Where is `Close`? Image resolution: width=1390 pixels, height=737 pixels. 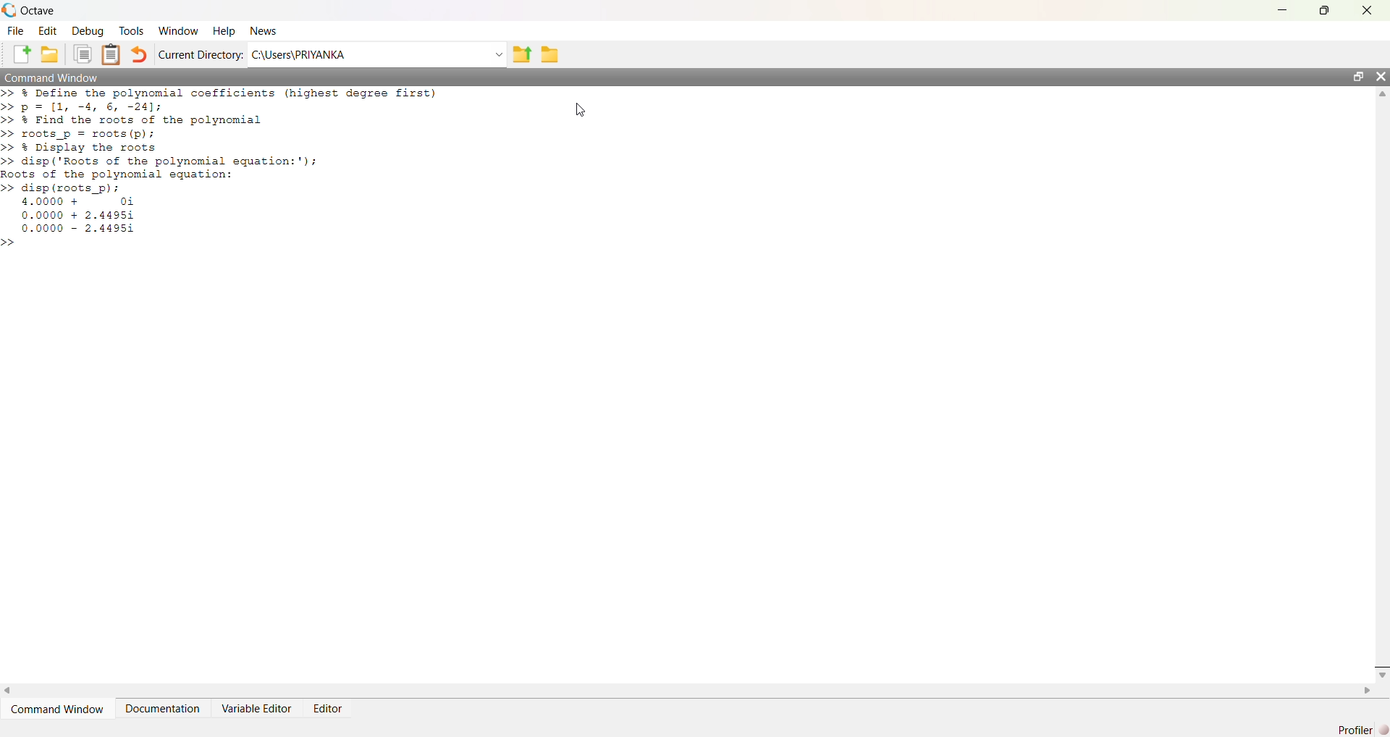
Close is located at coordinates (1381, 80).